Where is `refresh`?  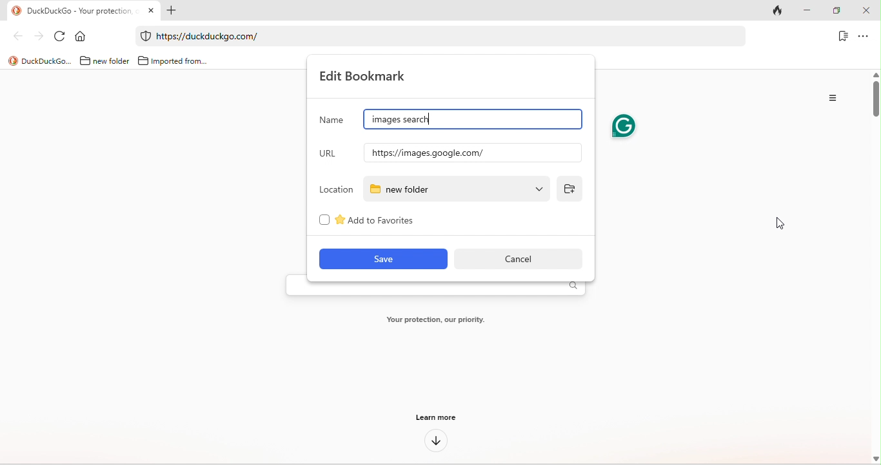
refresh is located at coordinates (59, 35).